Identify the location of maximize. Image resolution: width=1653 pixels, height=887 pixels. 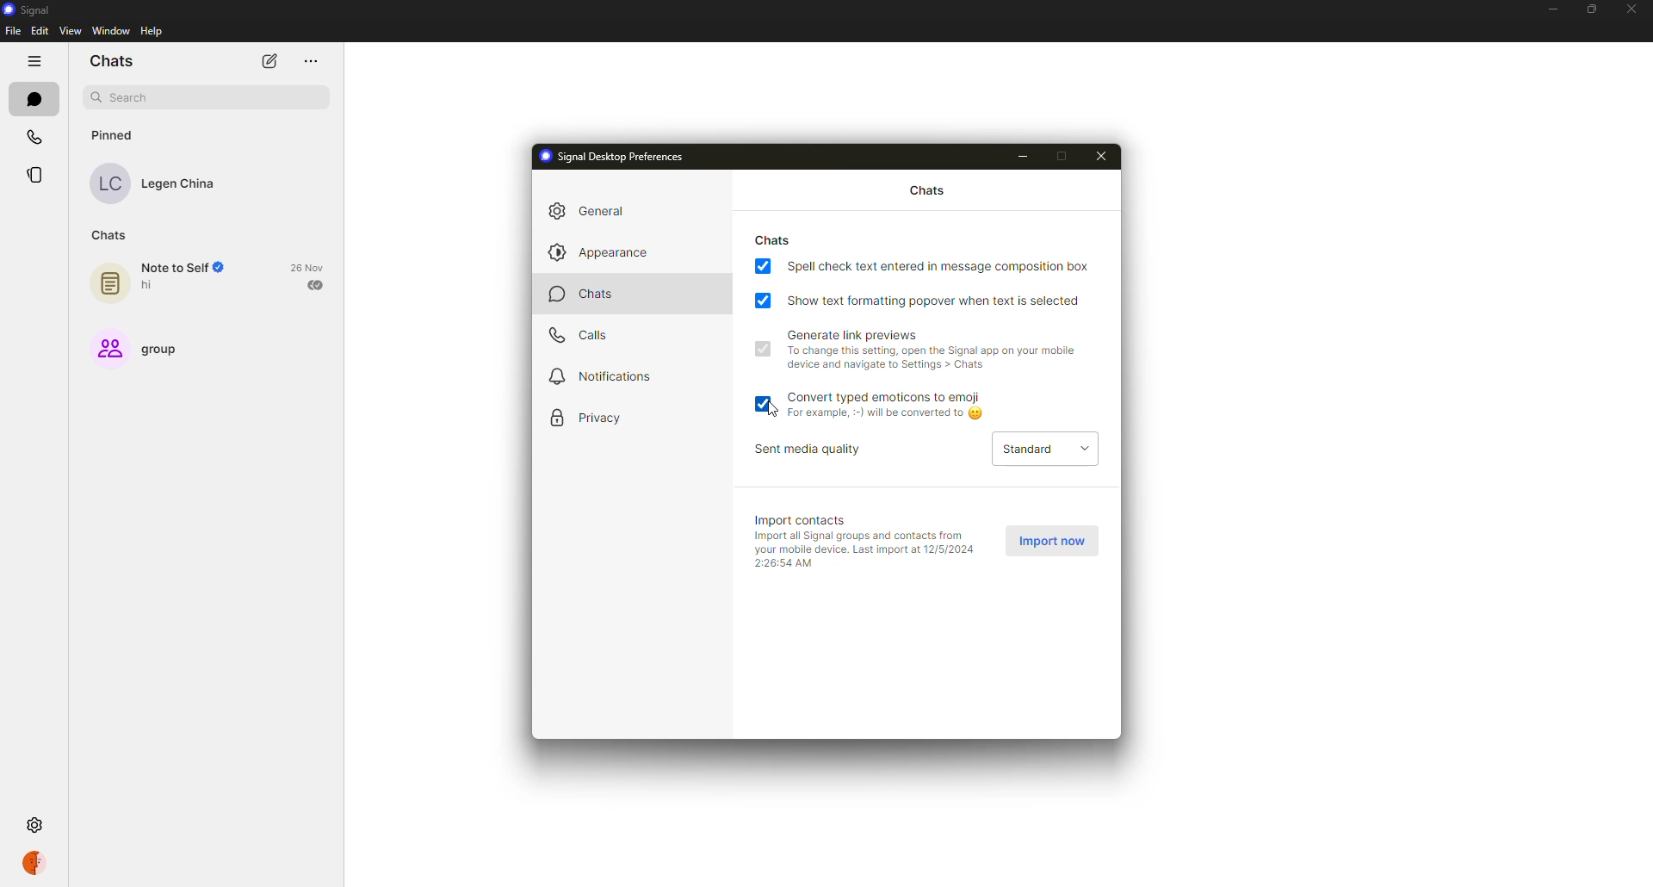
(1588, 9).